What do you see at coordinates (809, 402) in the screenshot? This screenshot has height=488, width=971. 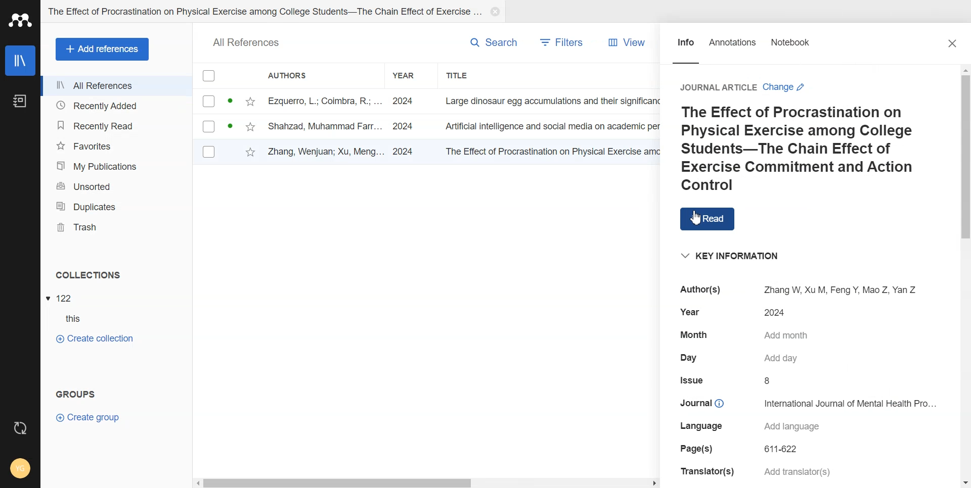 I see `Journal © International Journal of Mental Health Pro...` at bounding box center [809, 402].